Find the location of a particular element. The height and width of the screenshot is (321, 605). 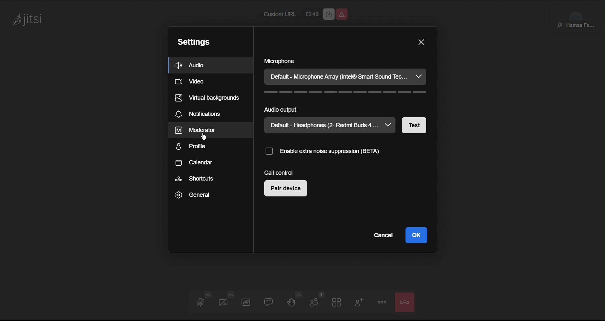

Tile View Toggle is located at coordinates (339, 302).